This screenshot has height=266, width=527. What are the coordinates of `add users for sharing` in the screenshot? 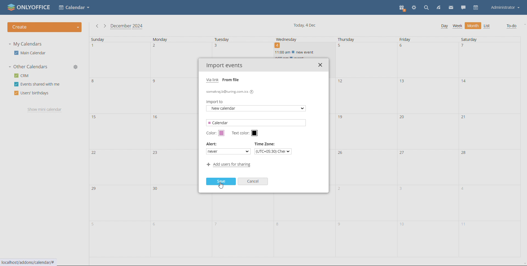 It's located at (229, 165).